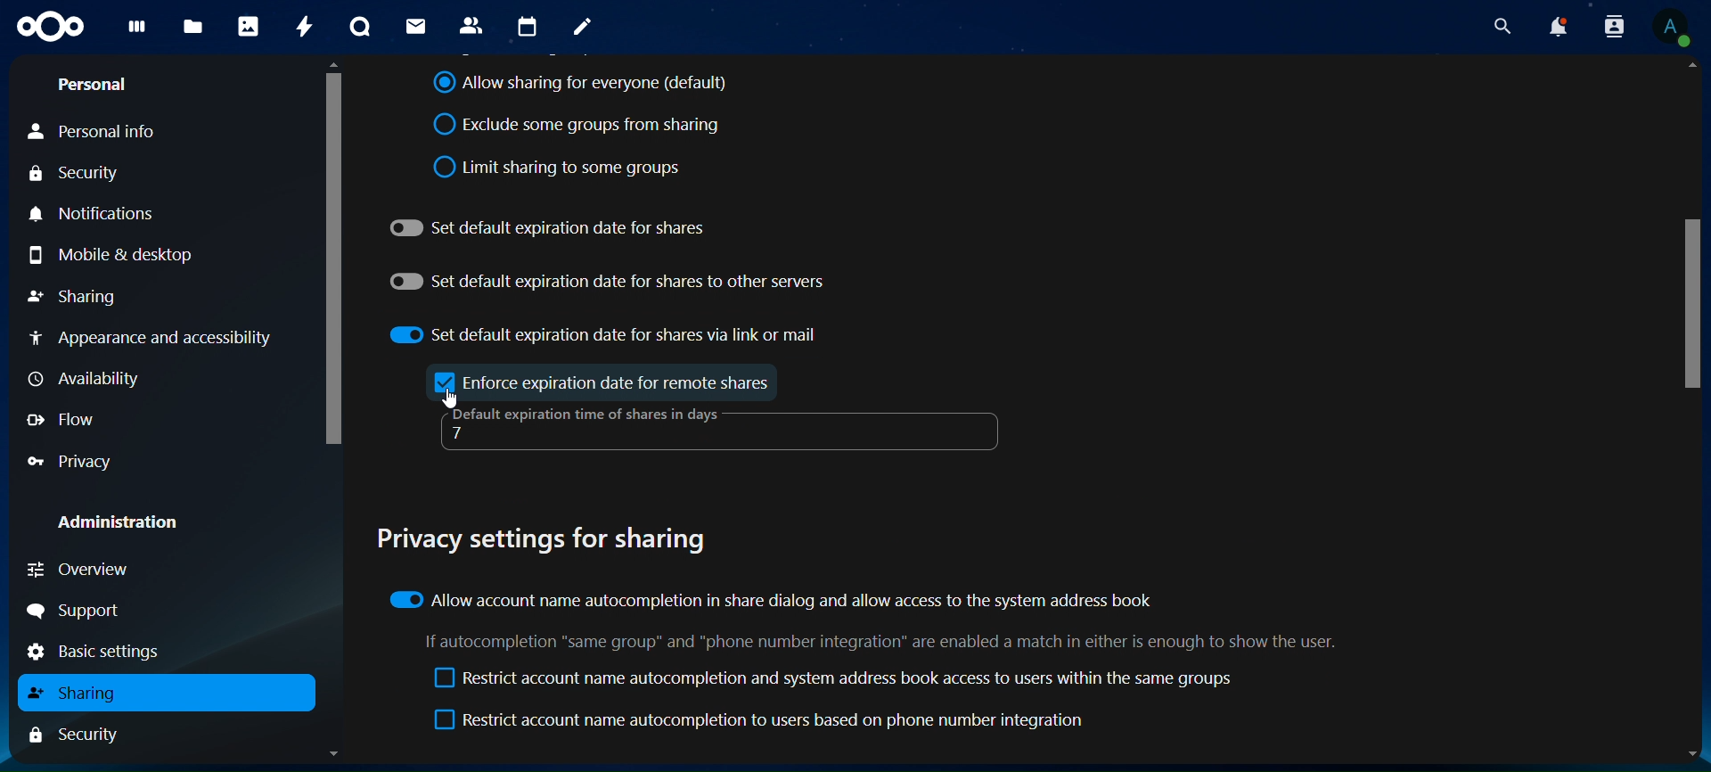  What do you see at coordinates (154, 334) in the screenshot?
I see `appearance and acessibilty` at bounding box center [154, 334].